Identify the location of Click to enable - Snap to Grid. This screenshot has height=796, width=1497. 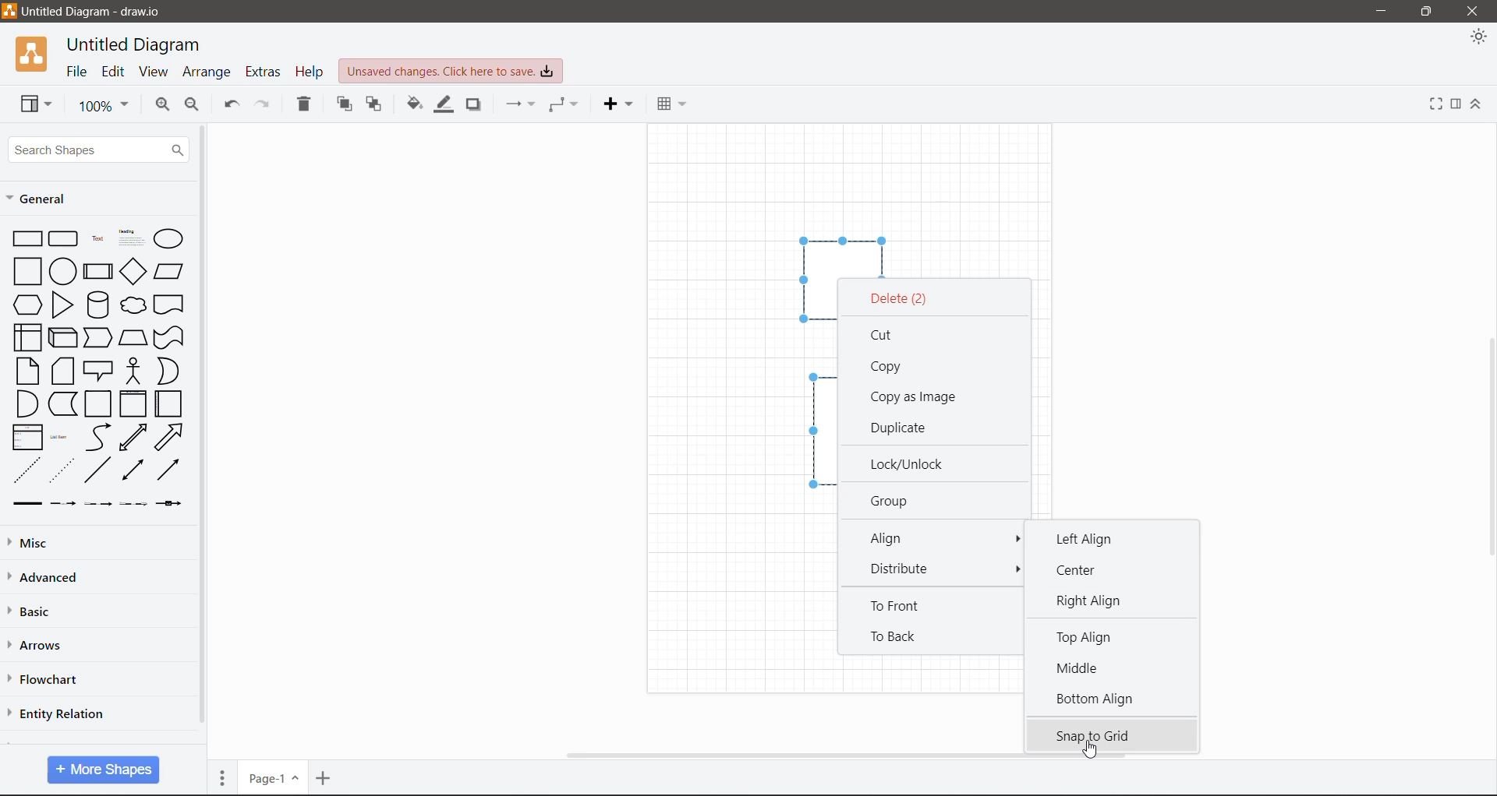
(1113, 732).